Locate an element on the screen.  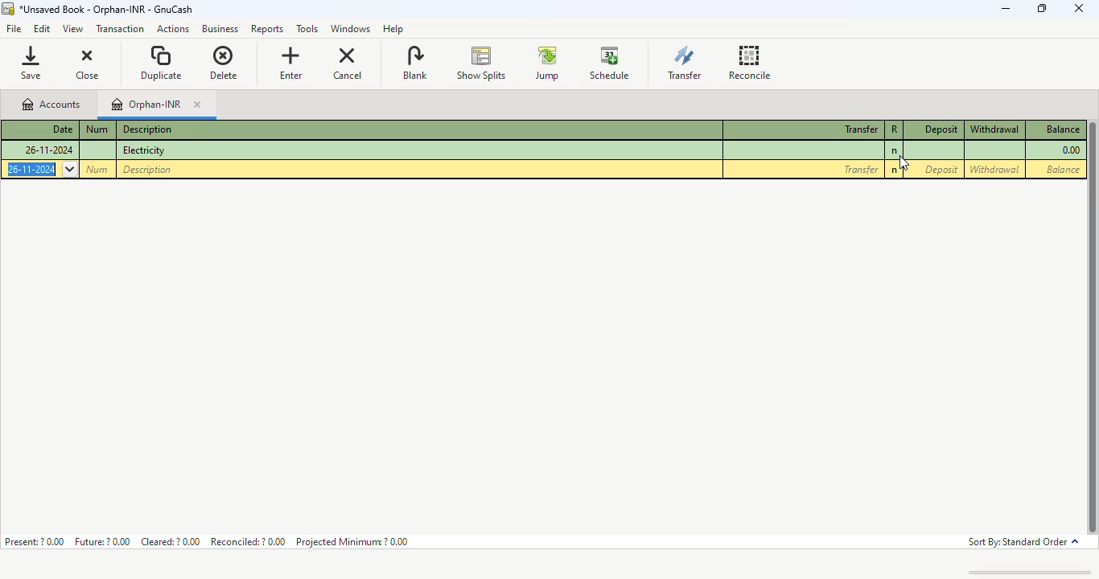
cursor is located at coordinates (907, 164).